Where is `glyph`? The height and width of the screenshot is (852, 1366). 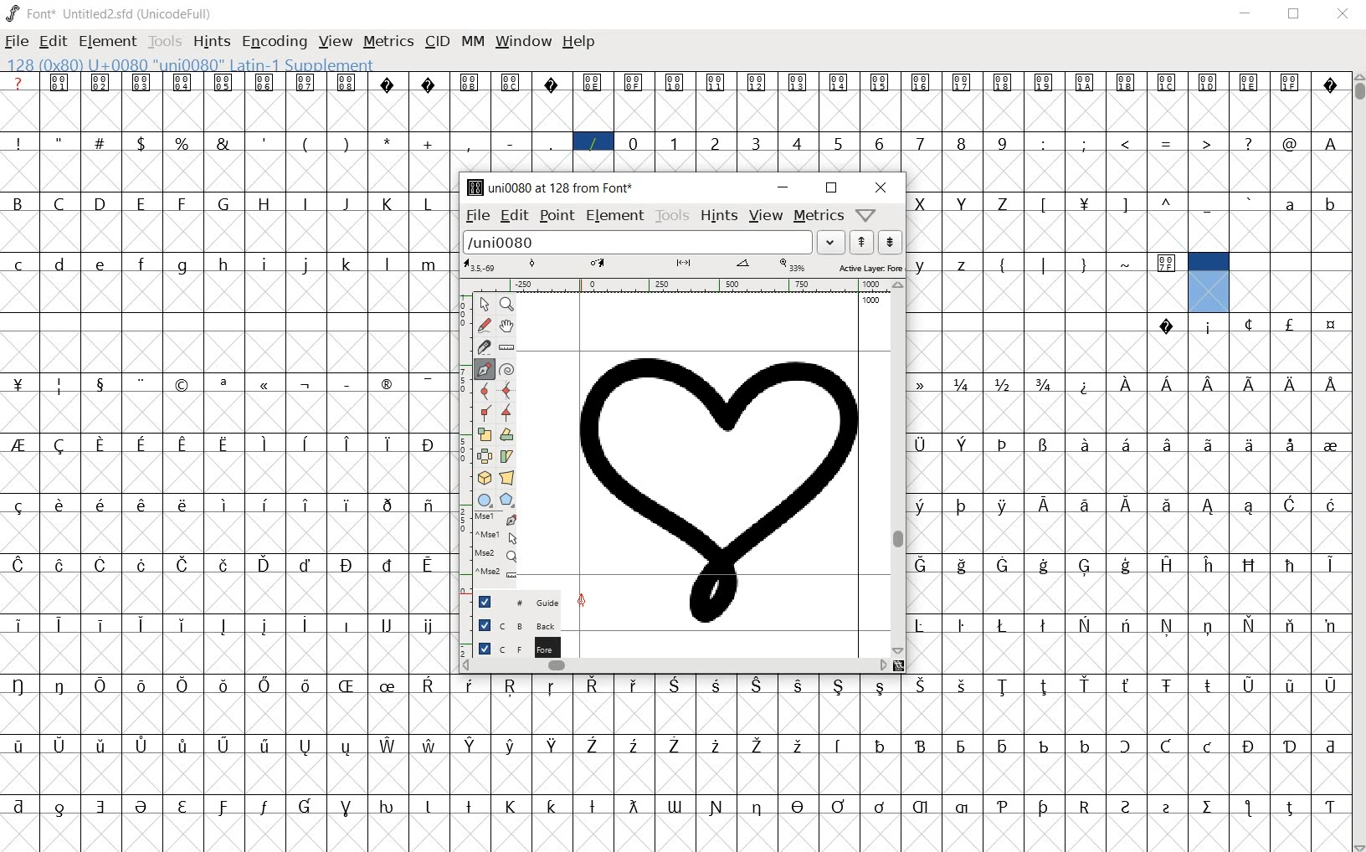 glyph is located at coordinates (305, 83).